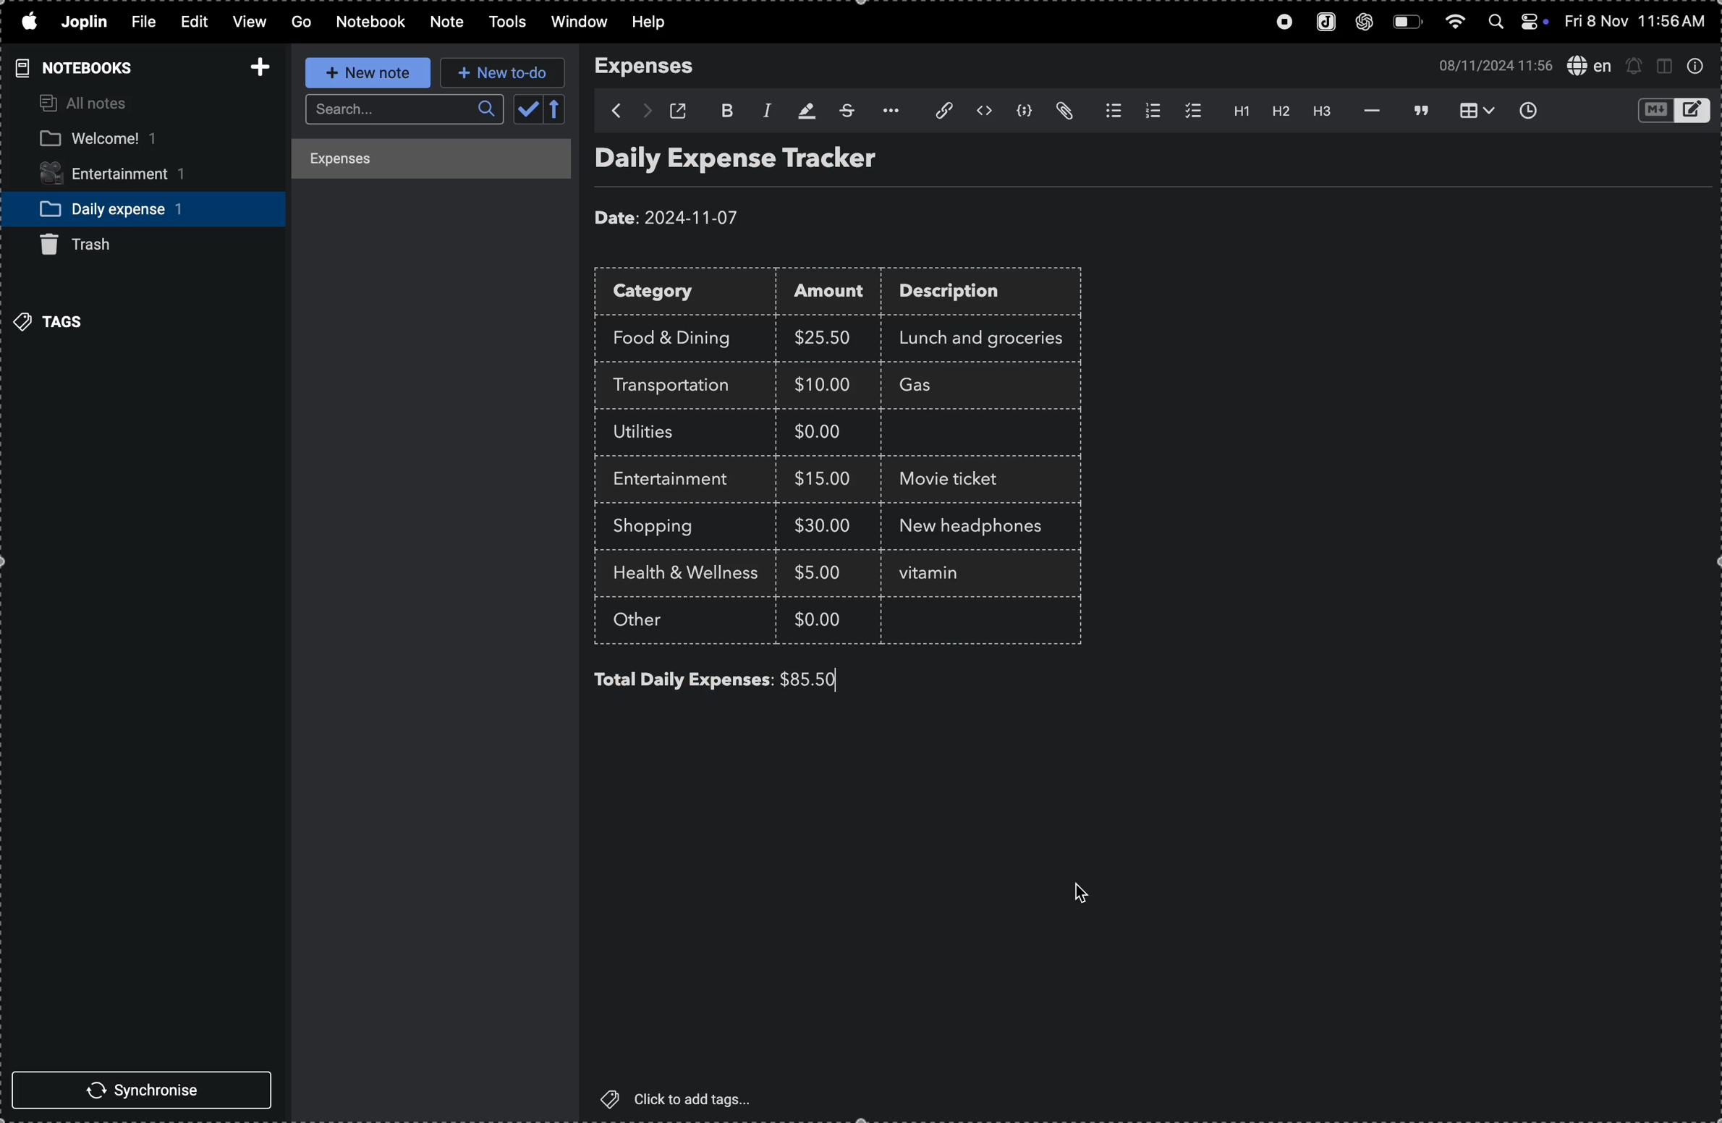 The image size is (1722, 1123). I want to click on tools, so click(503, 22).